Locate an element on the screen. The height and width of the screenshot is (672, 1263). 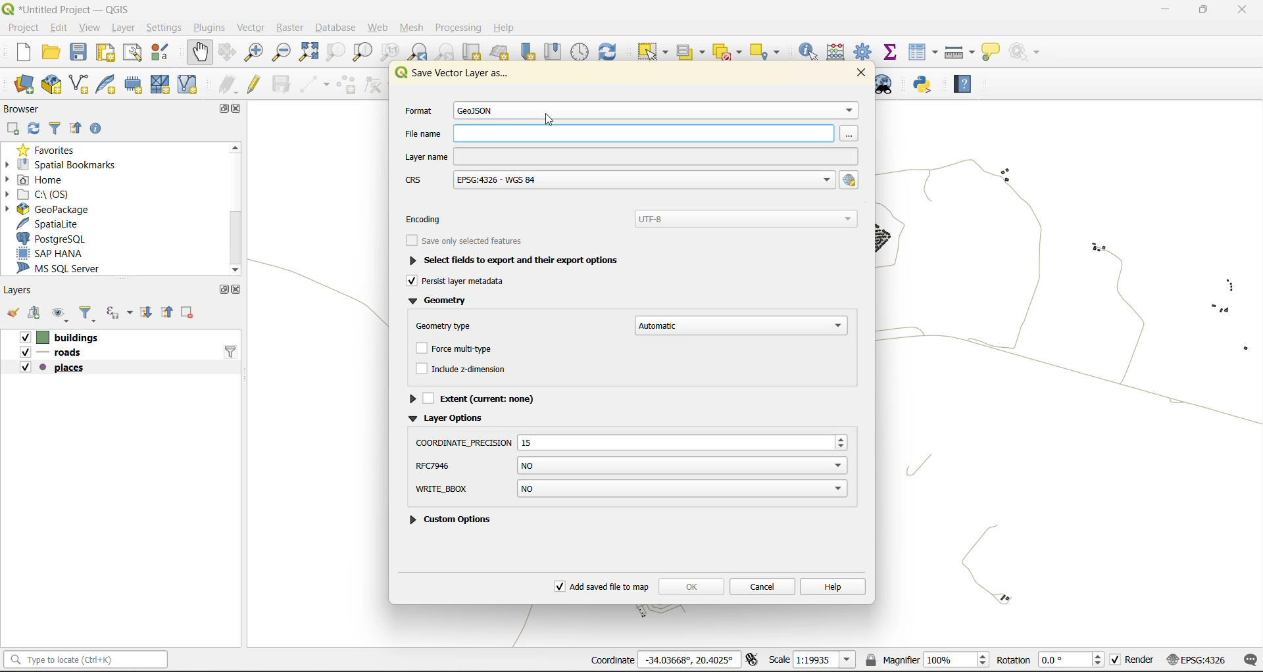
statusbar is located at coordinates (89, 659).